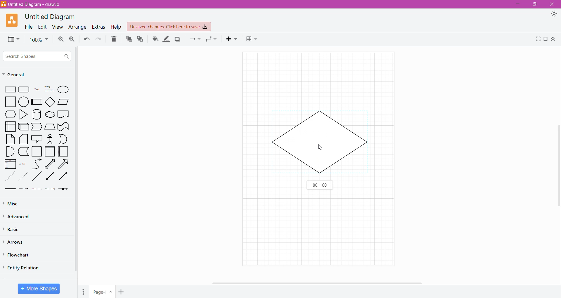 The height and width of the screenshot is (298, 561). What do you see at coordinates (252, 40) in the screenshot?
I see `Table` at bounding box center [252, 40].